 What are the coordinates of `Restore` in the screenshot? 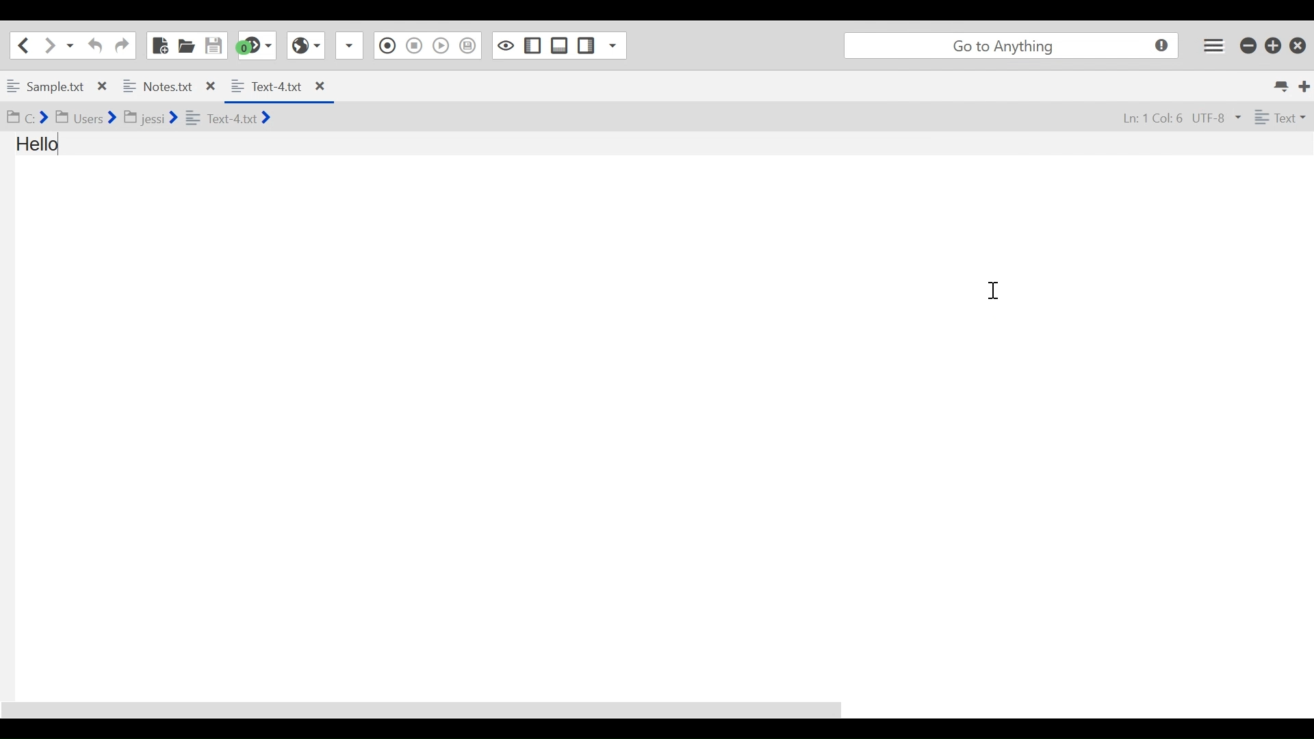 It's located at (1274, 45).